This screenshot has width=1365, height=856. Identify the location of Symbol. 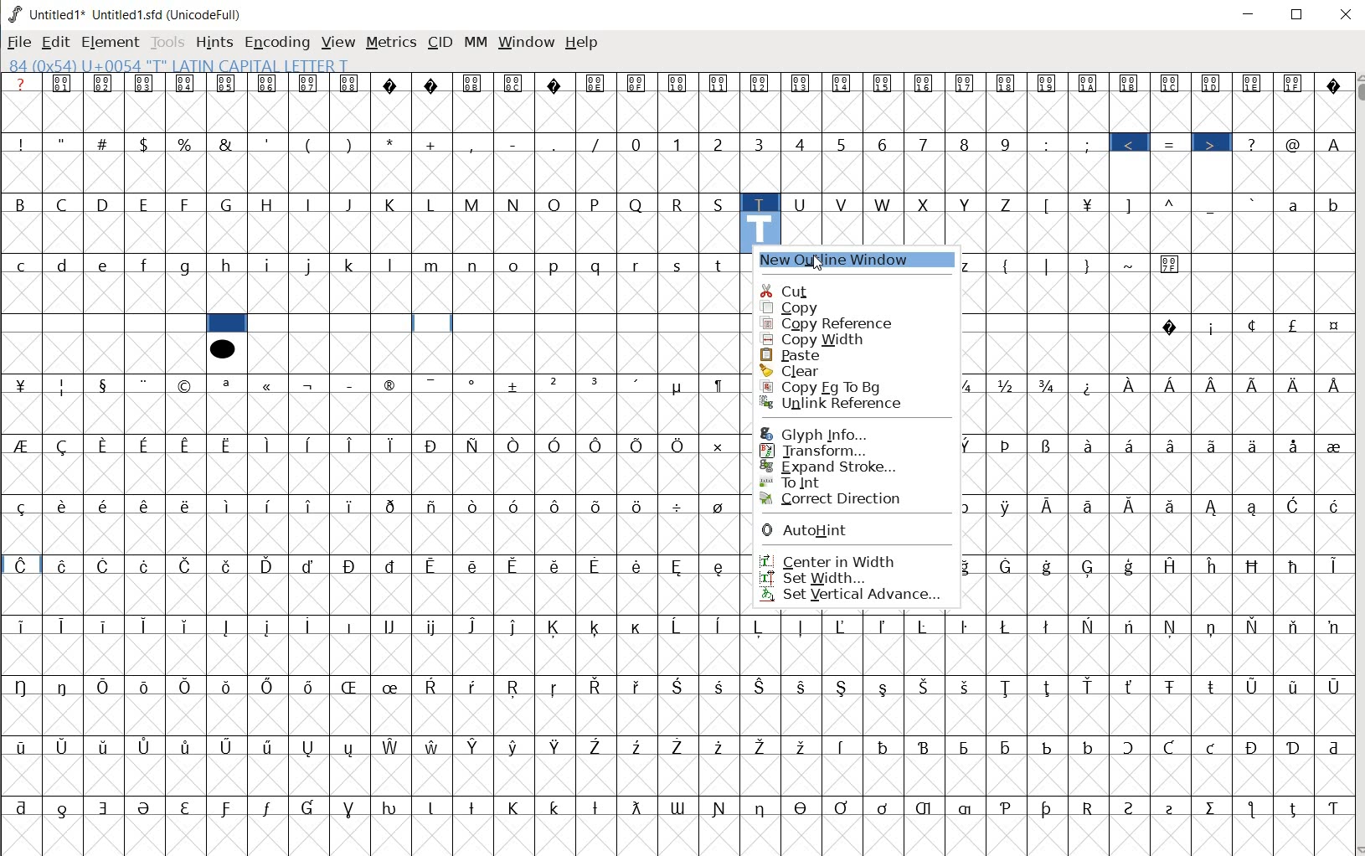
(683, 747).